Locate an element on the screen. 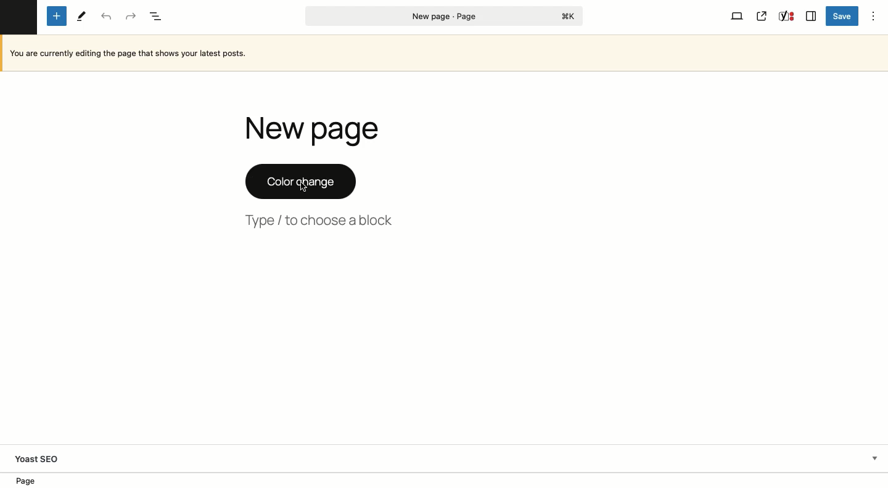 This screenshot has width=888, height=488. Color change button is located at coordinates (299, 182).